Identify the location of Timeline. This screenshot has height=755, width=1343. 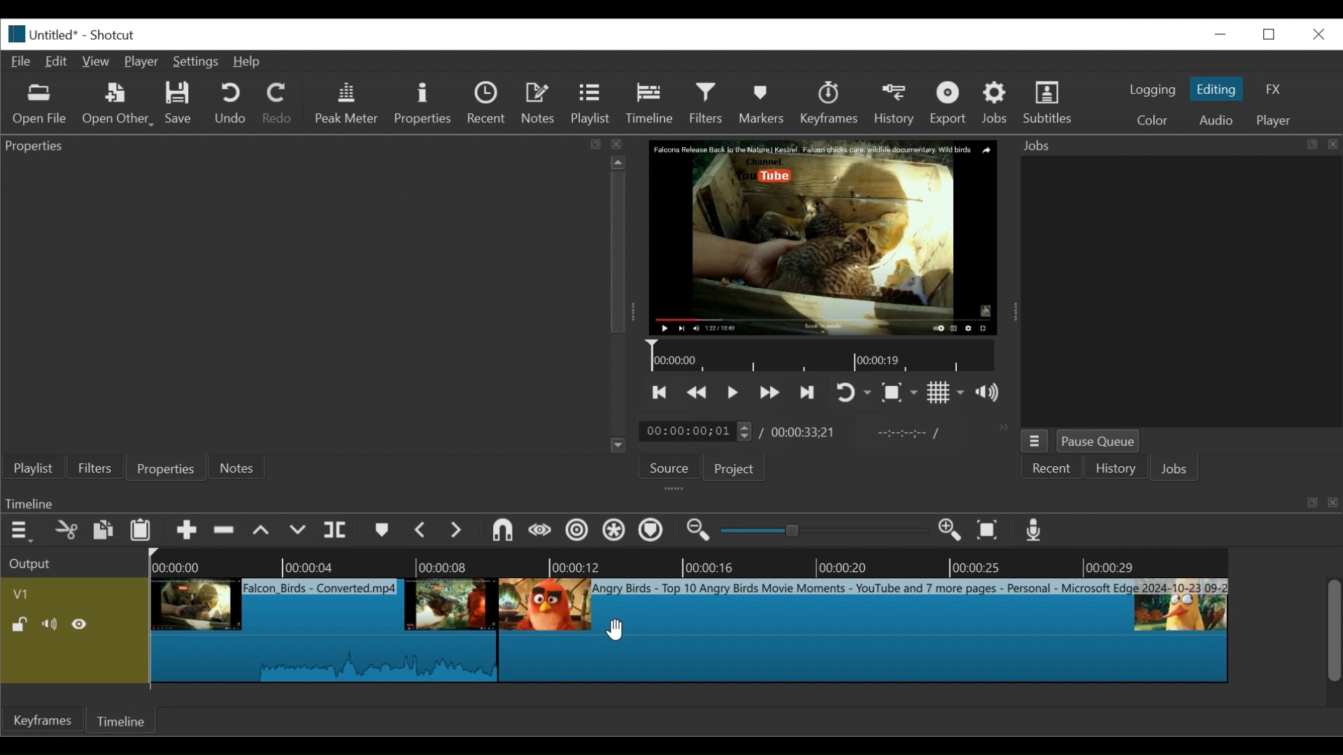
(127, 721).